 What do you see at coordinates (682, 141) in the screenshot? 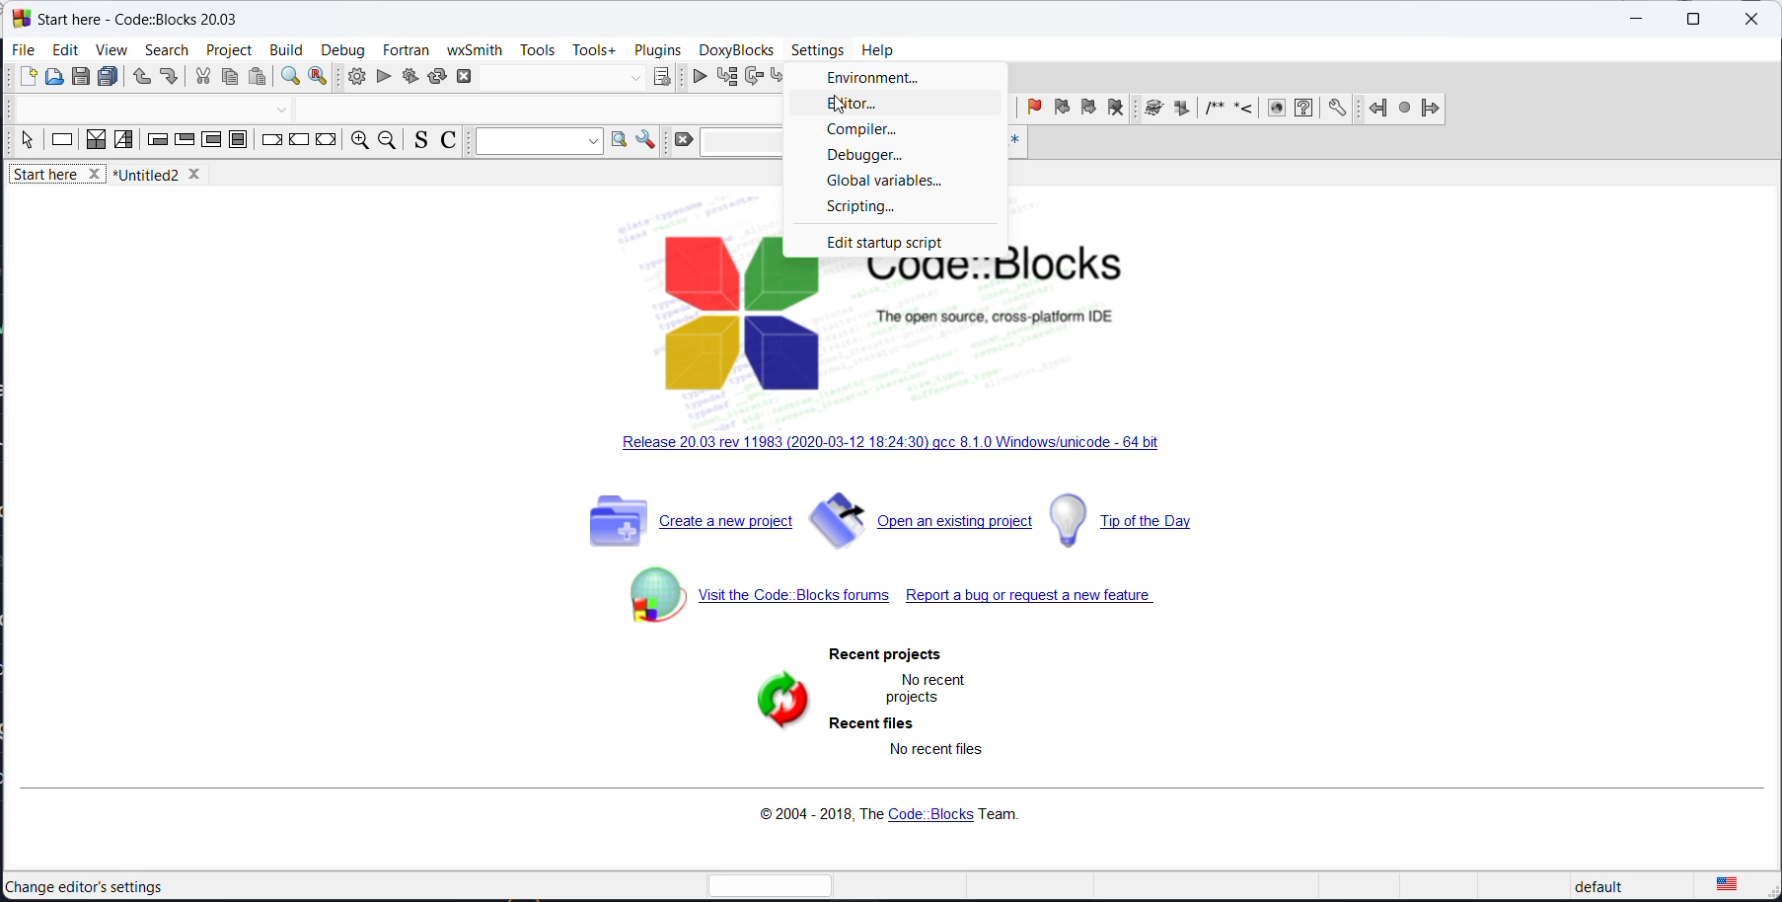
I see `clear` at bounding box center [682, 141].